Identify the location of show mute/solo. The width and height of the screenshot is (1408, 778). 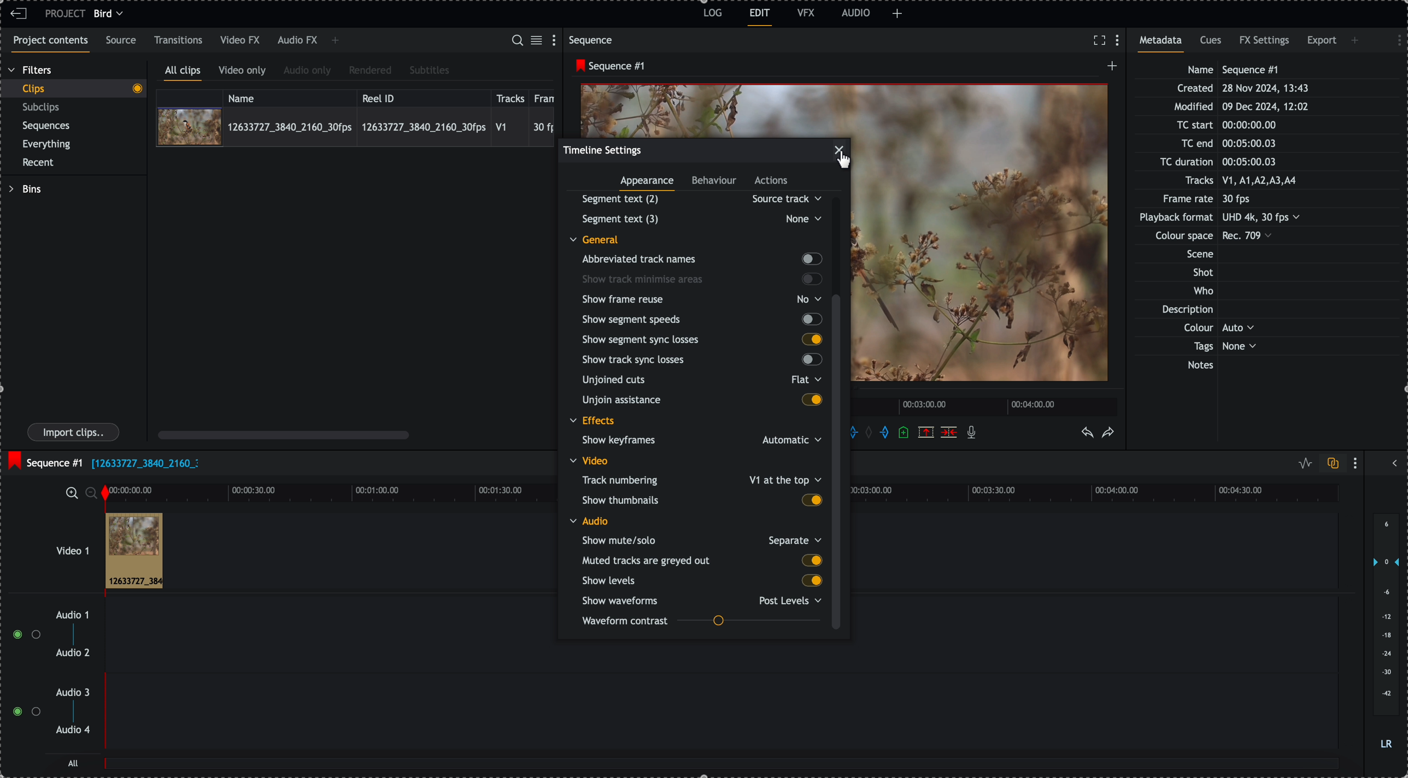
(701, 540).